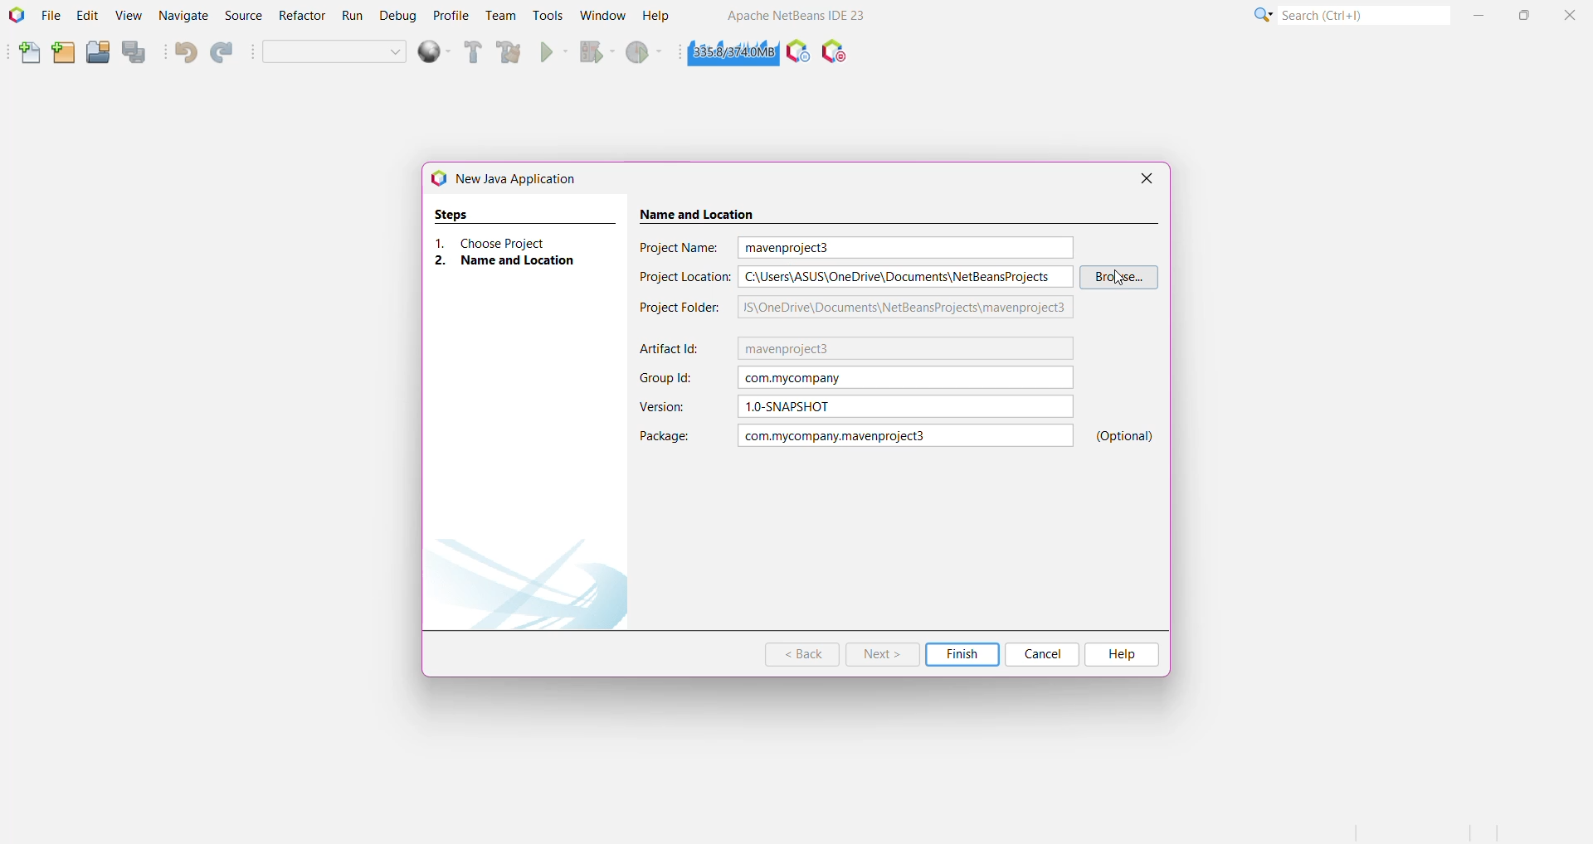 The height and width of the screenshot is (844, 1593). I want to click on Close, so click(1147, 178).